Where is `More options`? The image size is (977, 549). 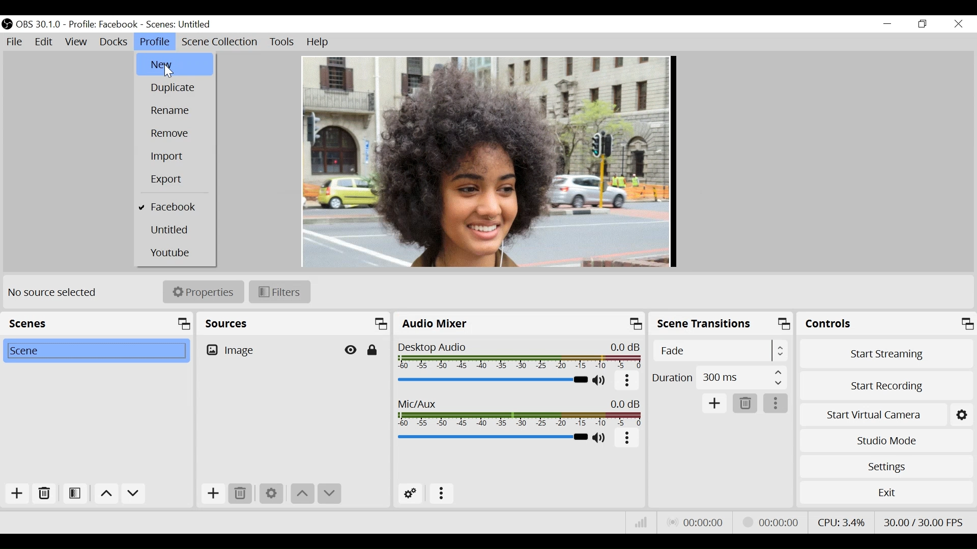 More options is located at coordinates (776, 404).